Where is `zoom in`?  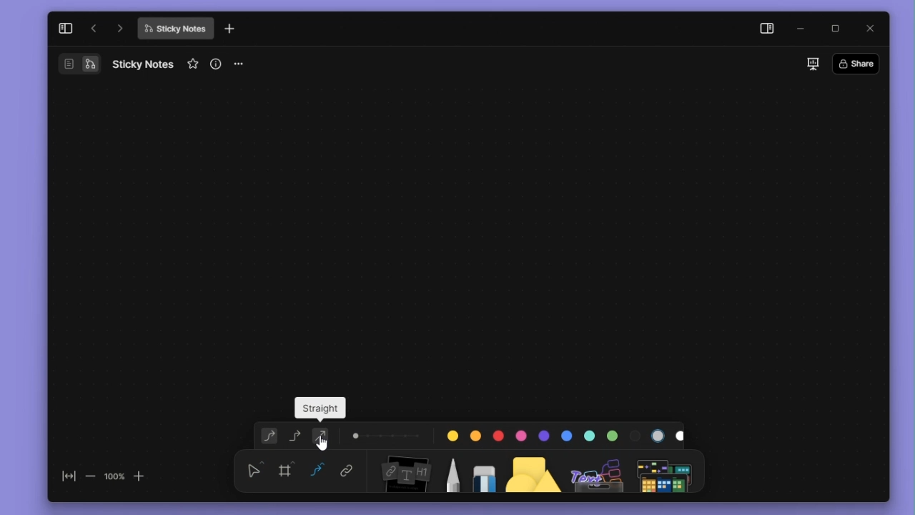 zoom in is located at coordinates (140, 475).